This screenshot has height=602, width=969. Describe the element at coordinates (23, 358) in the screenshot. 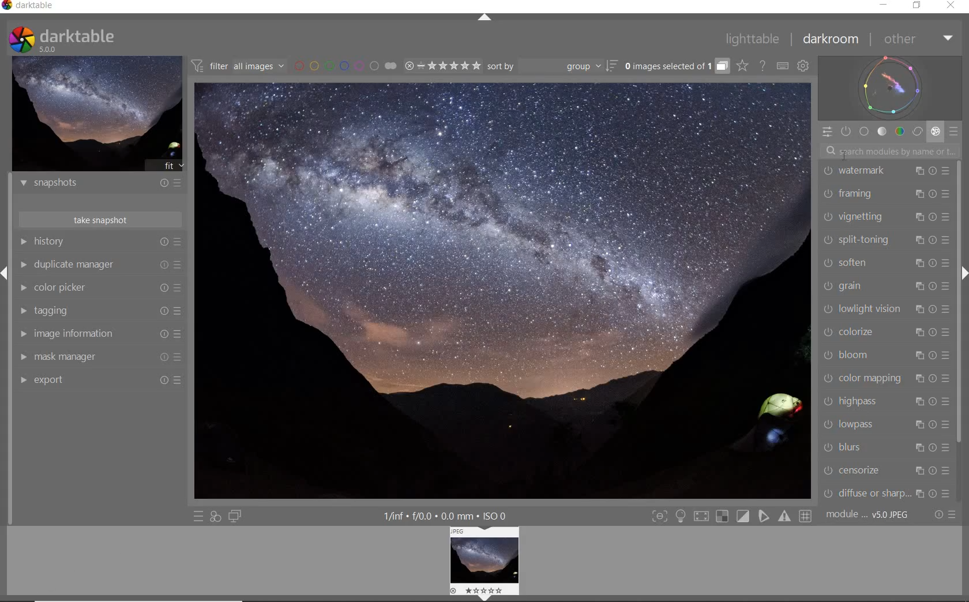

I see `MASK MANAGER` at that location.